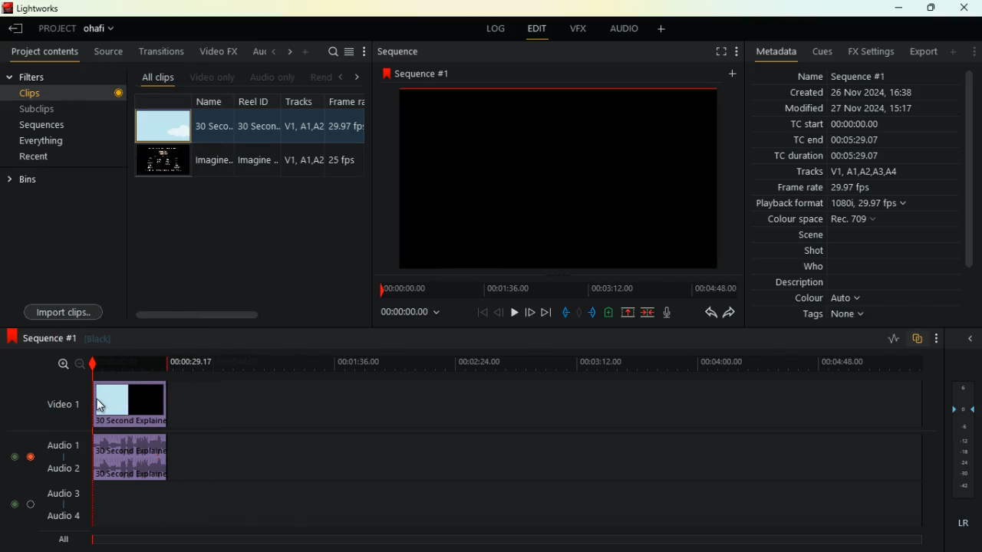 This screenshot has height=552, width=982. Describe the element at coordinates (706, 312) in the screenshot. I see `back` at that location.